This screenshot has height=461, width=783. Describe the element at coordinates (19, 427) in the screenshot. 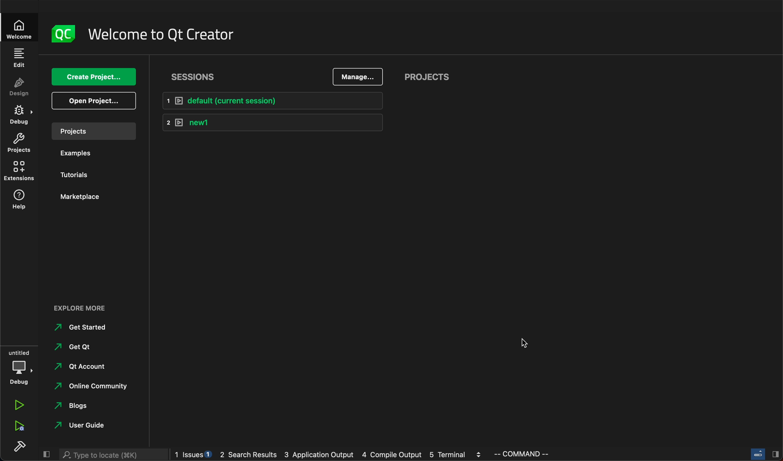

I see `run debug` at that location.